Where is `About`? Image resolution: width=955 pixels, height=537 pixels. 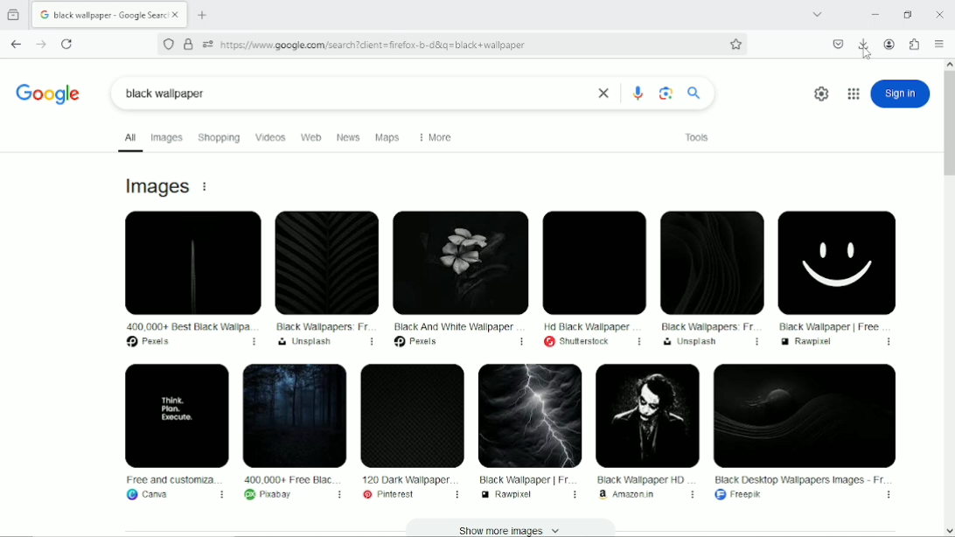
About is located at coordinates (206, 187).